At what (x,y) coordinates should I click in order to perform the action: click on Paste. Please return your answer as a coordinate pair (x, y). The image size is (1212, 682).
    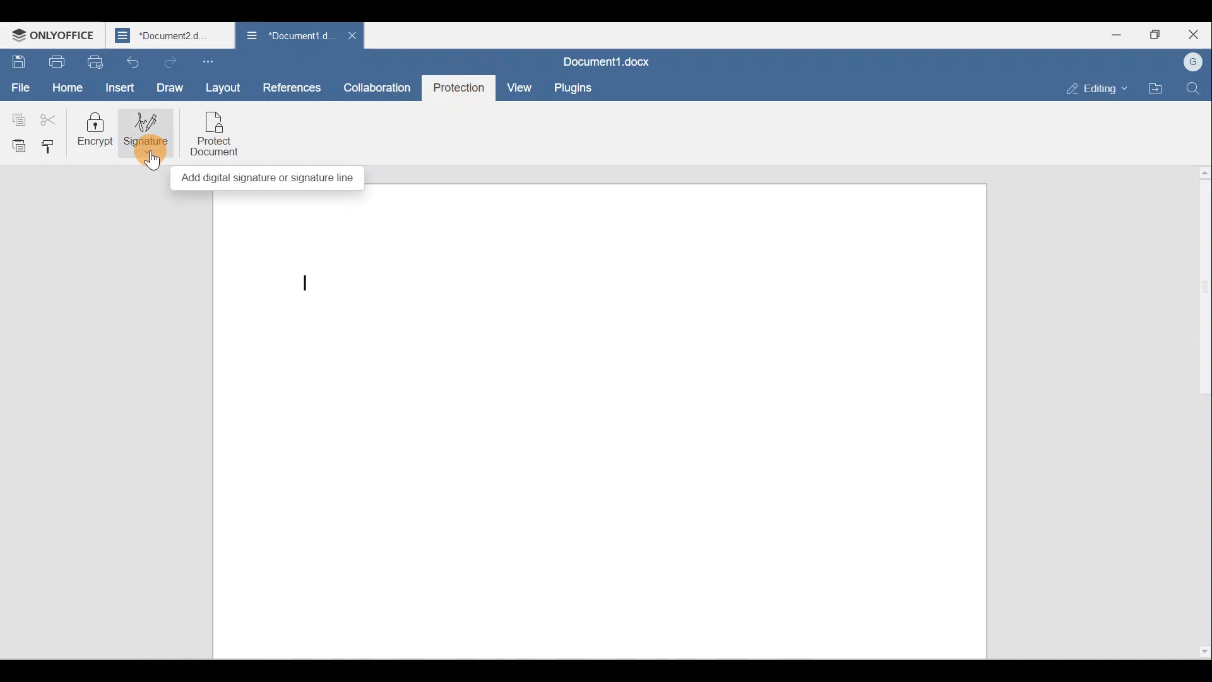
    Looking at the image, I should click on (14, 141).